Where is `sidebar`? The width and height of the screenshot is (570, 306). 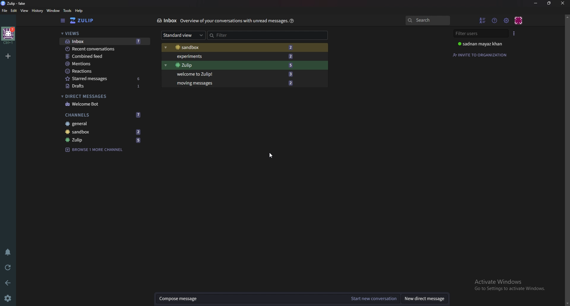
sidebar is located at coordinates (63, 21).